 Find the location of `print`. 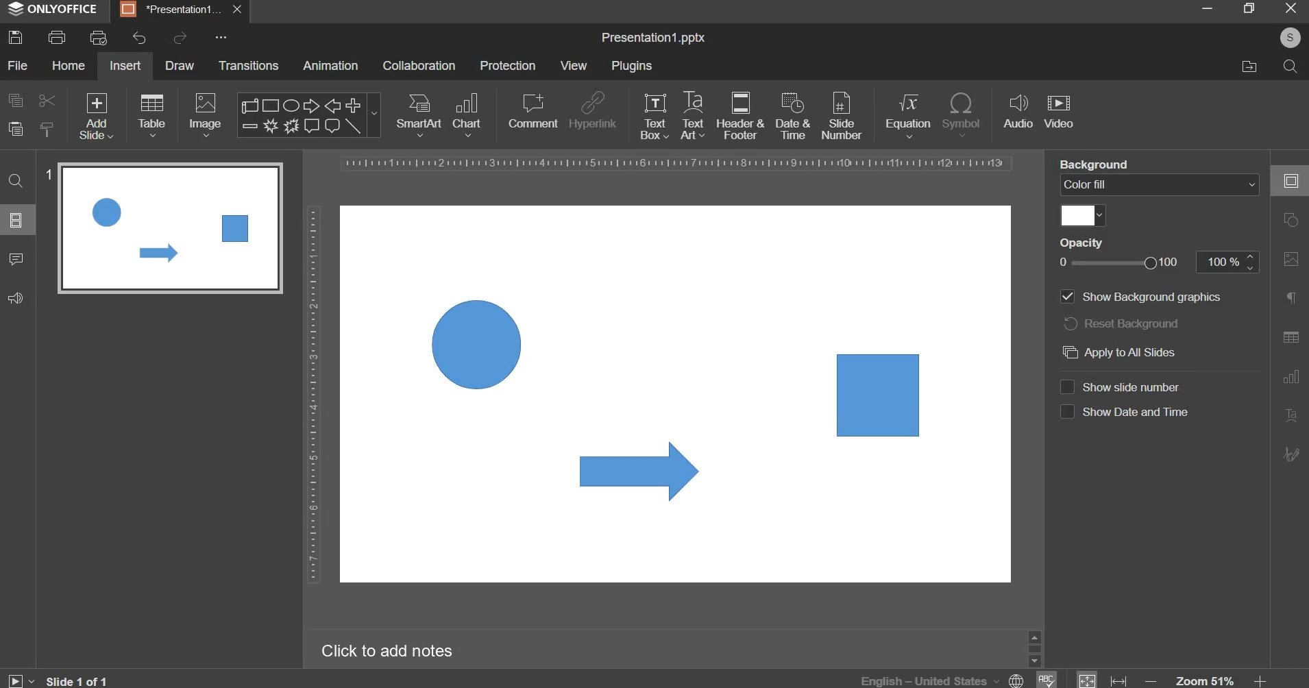

print is located at coordinates (57, 38).